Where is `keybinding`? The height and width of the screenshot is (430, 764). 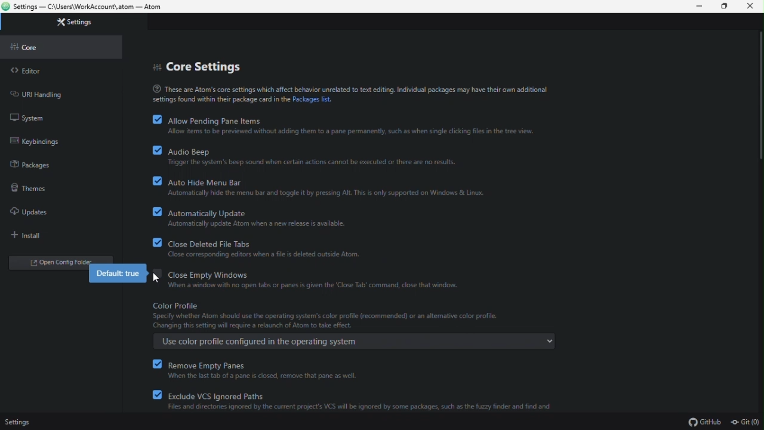 keybinding is located at coordinates (55, 142).